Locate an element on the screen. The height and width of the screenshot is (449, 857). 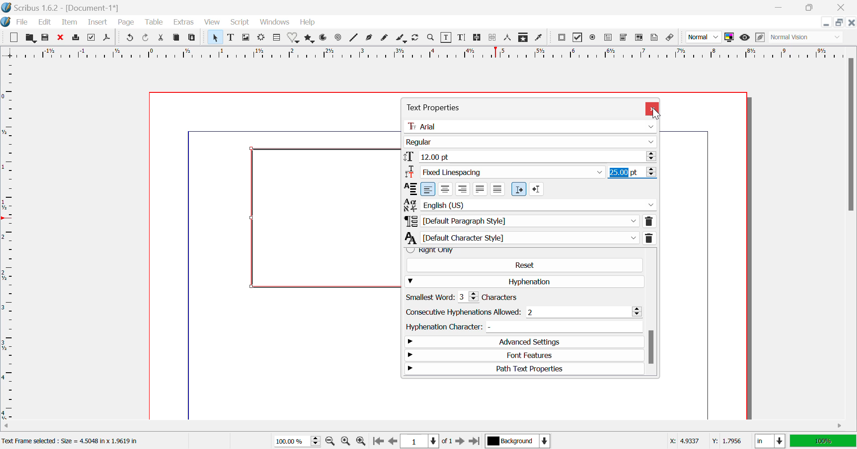
Zoom Out is located at coordinates (331, 441).